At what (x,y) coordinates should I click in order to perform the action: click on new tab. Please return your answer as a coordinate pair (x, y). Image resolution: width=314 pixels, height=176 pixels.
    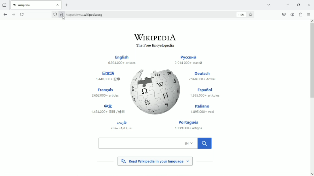
    Looking at the image, I should click on (67, 5).